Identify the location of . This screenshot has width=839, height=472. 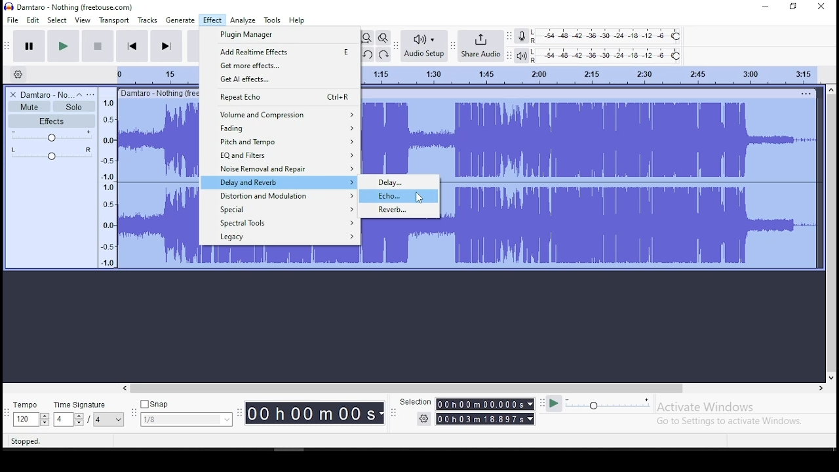
(393, 413).